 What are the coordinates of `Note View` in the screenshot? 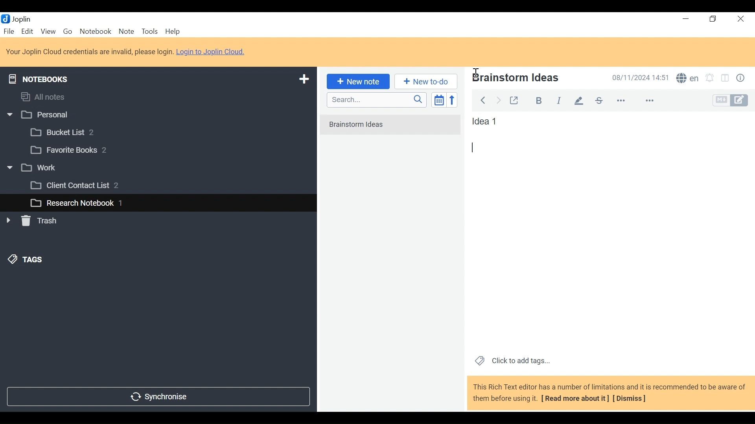 It's located at (476, 147).